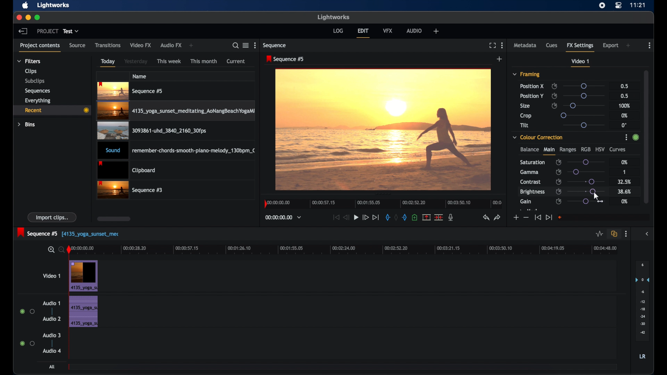  What do you see at coordinates (602, 6) in the screenshot?
I see `screen recorder icon` at bounding box center [602, 6].